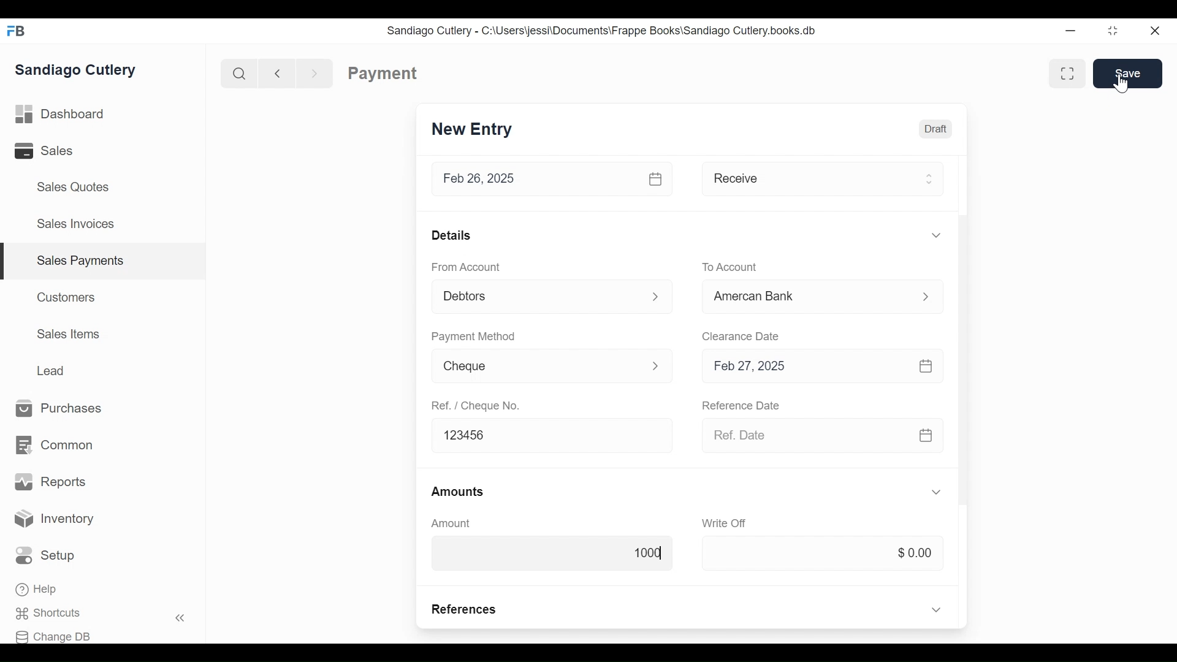 This screenshot has height=662, width=1177. Describe the element at coordinates (315, 72) in the screenshot. I see `Navigate forward` at that location.